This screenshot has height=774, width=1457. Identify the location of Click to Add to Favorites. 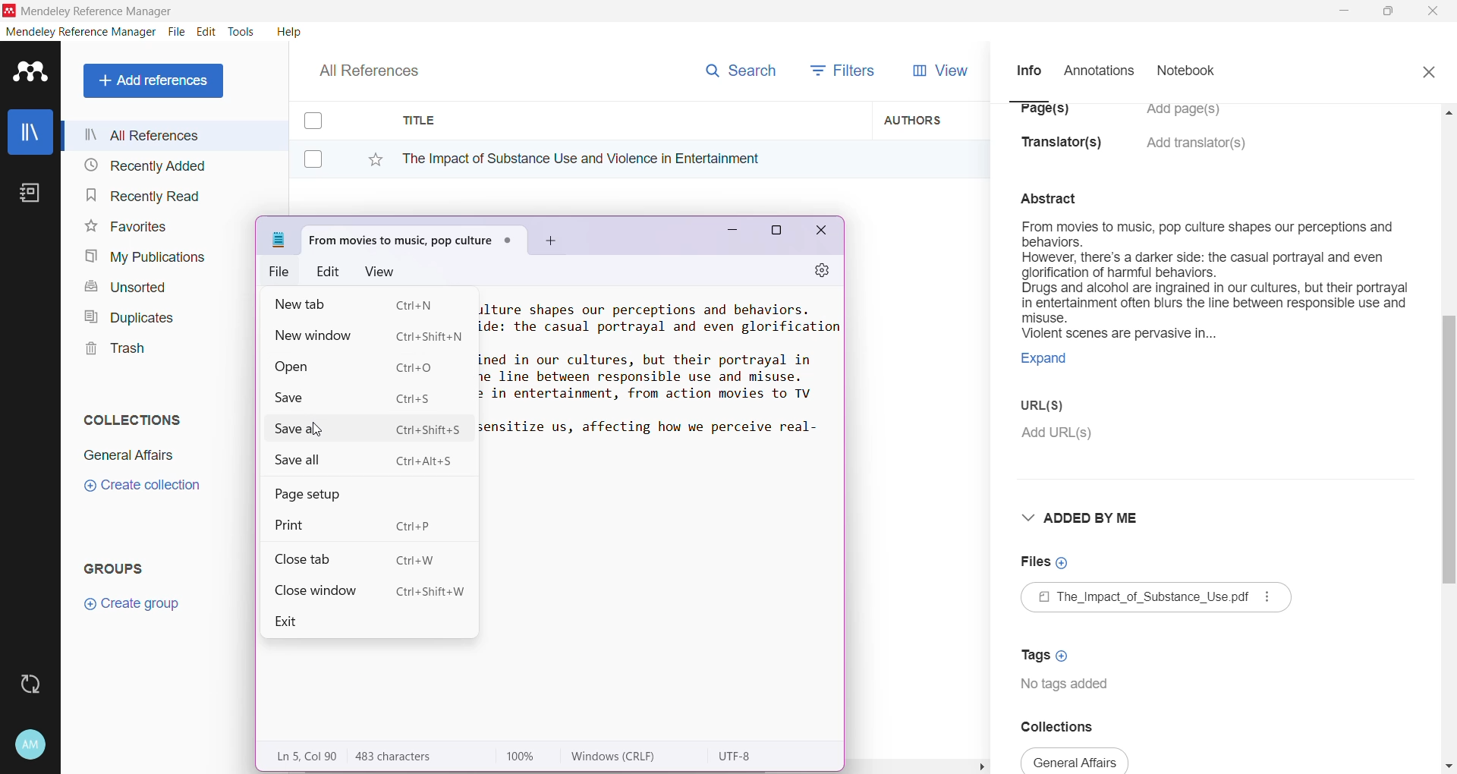
(367, 156).